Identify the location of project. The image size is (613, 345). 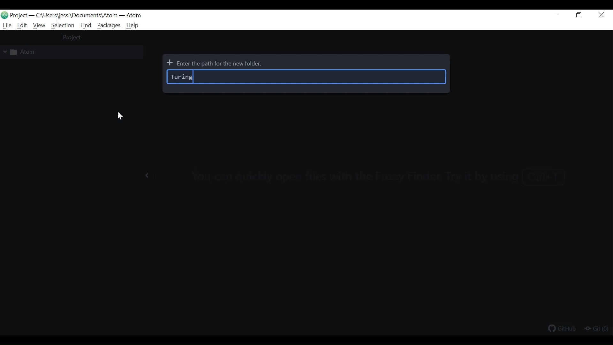
(72, 38).